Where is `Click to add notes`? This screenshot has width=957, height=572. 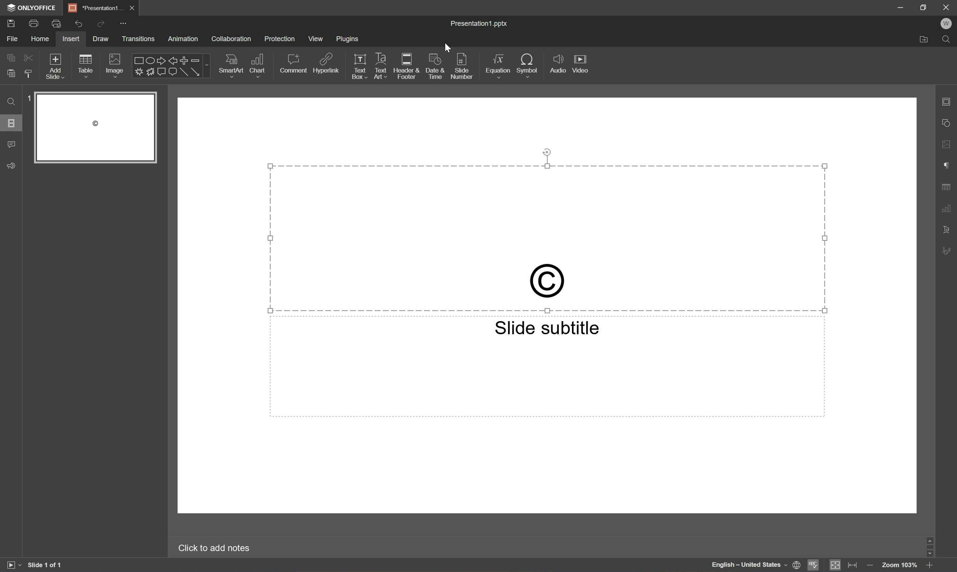
Click to add notes is located at coordinates (214, 546).